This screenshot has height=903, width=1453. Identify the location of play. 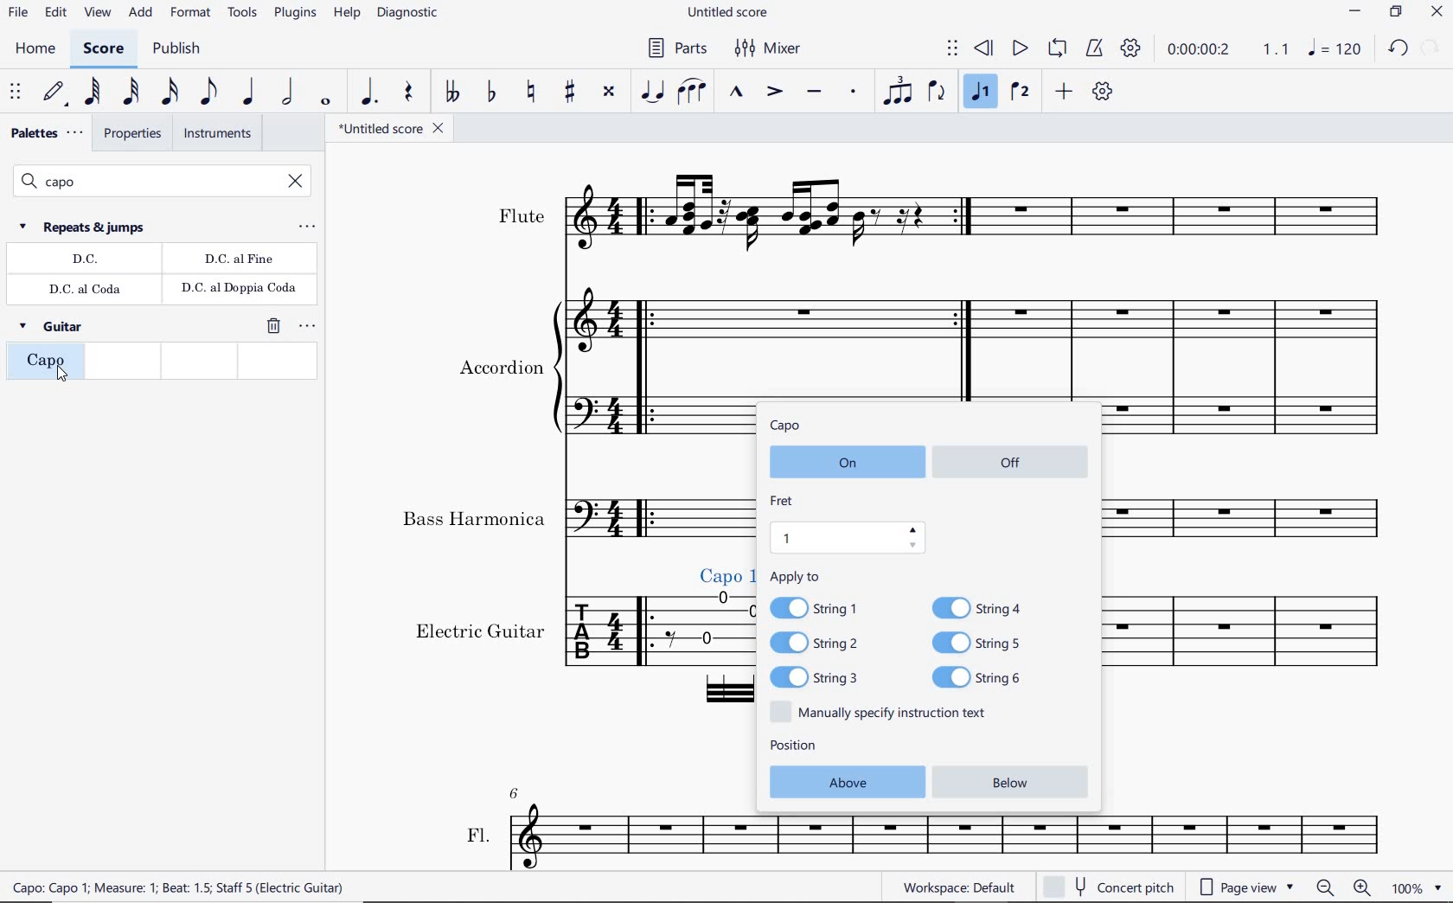
(1018, 49).